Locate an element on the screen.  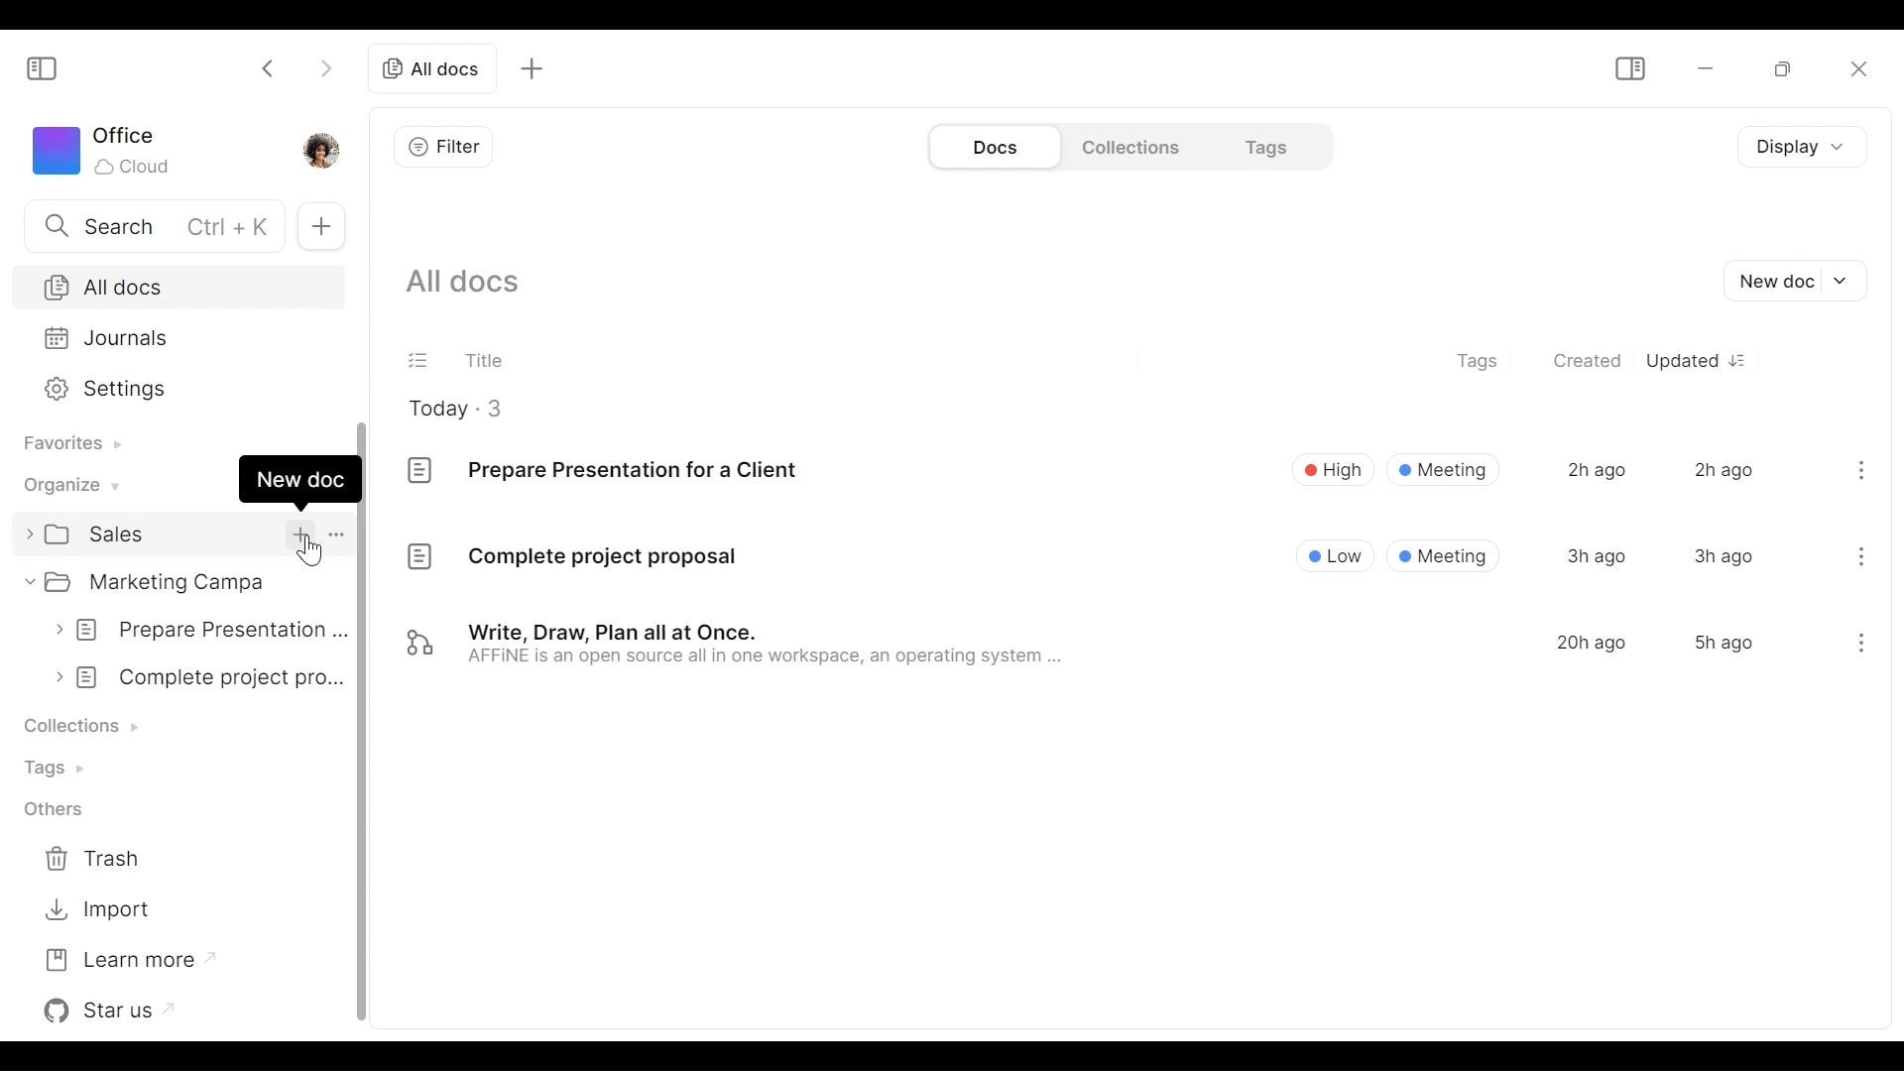
New doc is located at coordinates (299, 478).